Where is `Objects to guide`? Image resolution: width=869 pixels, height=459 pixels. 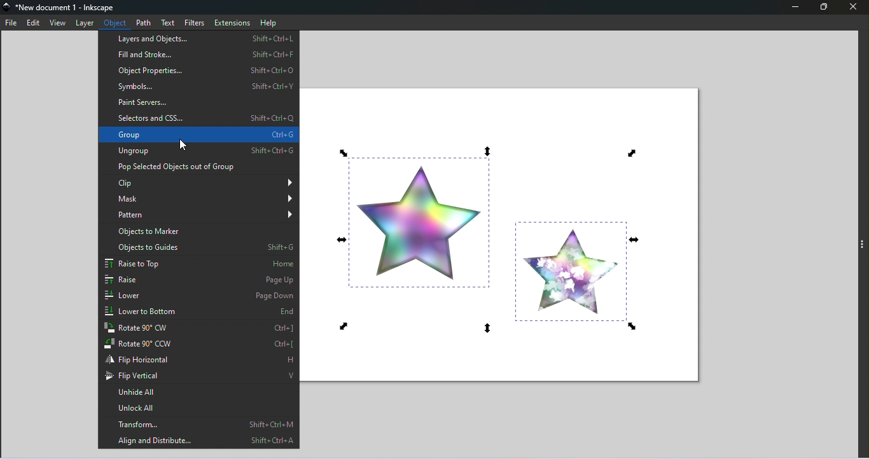
Objects to guide is located at coordinates (198, 249).